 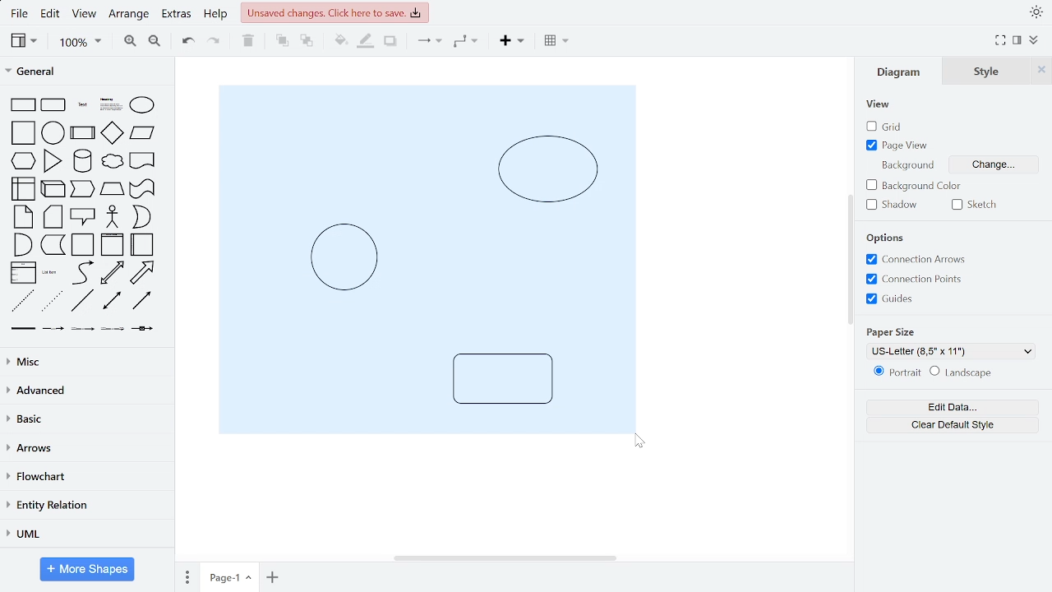 What do you see at coordinates (995, 163) in the screenshot?
I see `change background` at bounding box center [995, 163].